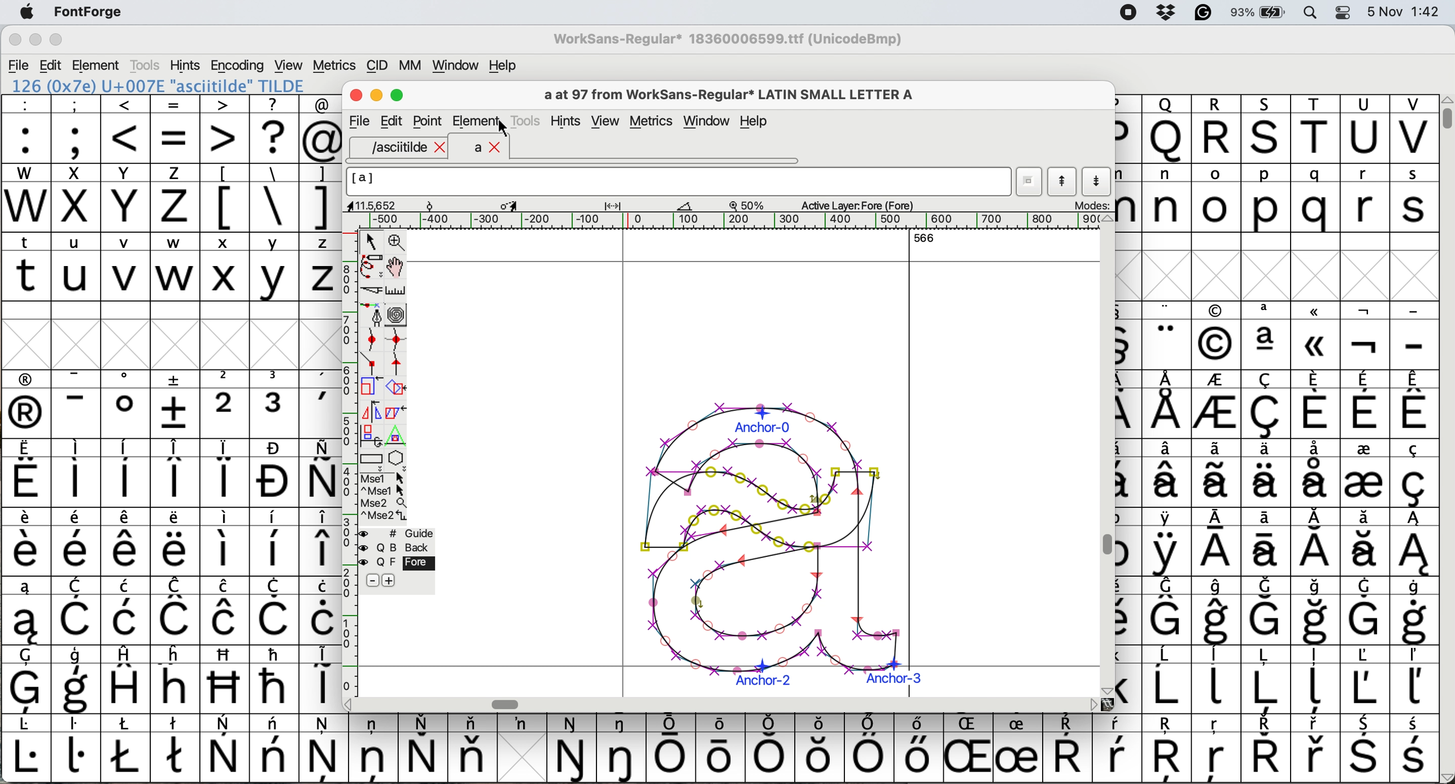  Describe the element at coordinates (794, 624) in the screenshot. I see `a glyph` at that location.